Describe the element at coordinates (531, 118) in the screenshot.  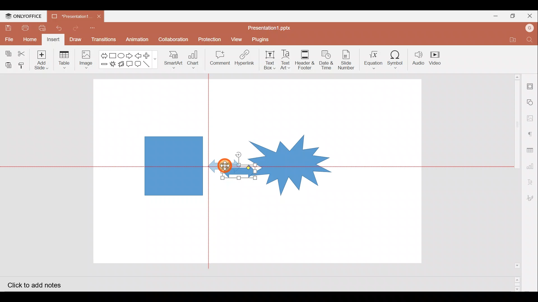
I see `Image settings` at that location.